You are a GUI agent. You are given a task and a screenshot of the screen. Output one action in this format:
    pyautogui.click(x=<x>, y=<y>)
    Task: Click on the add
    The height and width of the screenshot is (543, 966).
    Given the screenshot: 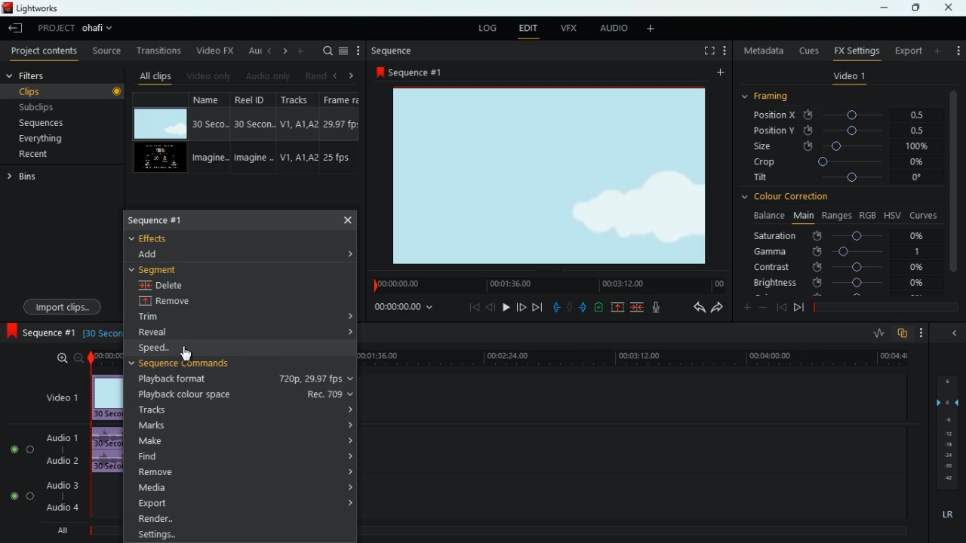 What is the action you would take?
    pyautogui.click(x=958, y=50)
    